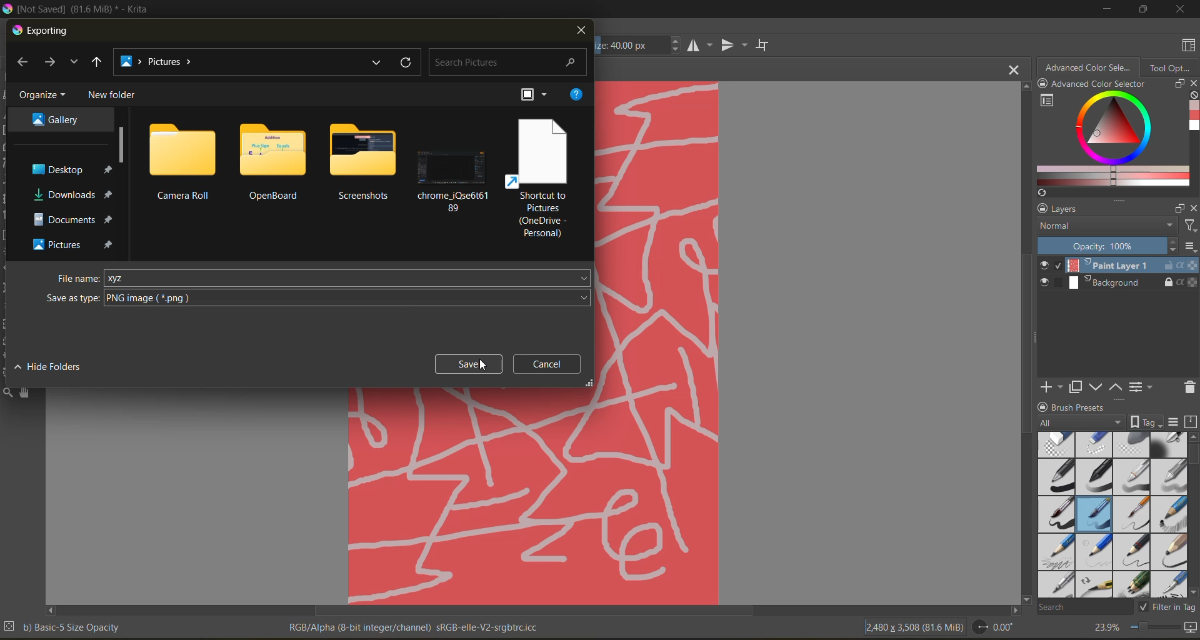 This screenshot has width=1200, height=640. I want to click on hide folders, so click(52, 366).